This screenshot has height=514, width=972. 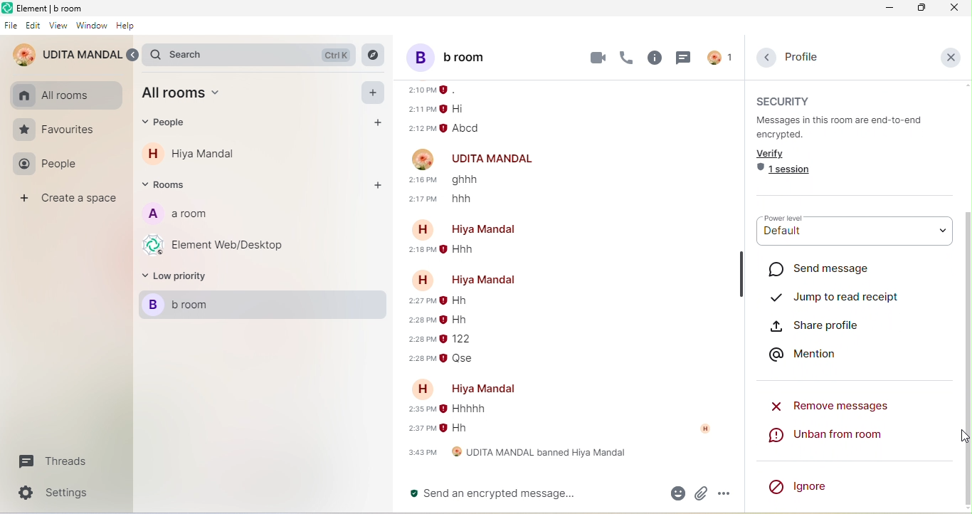 I want to click on hide, so click(x=741, y=273).